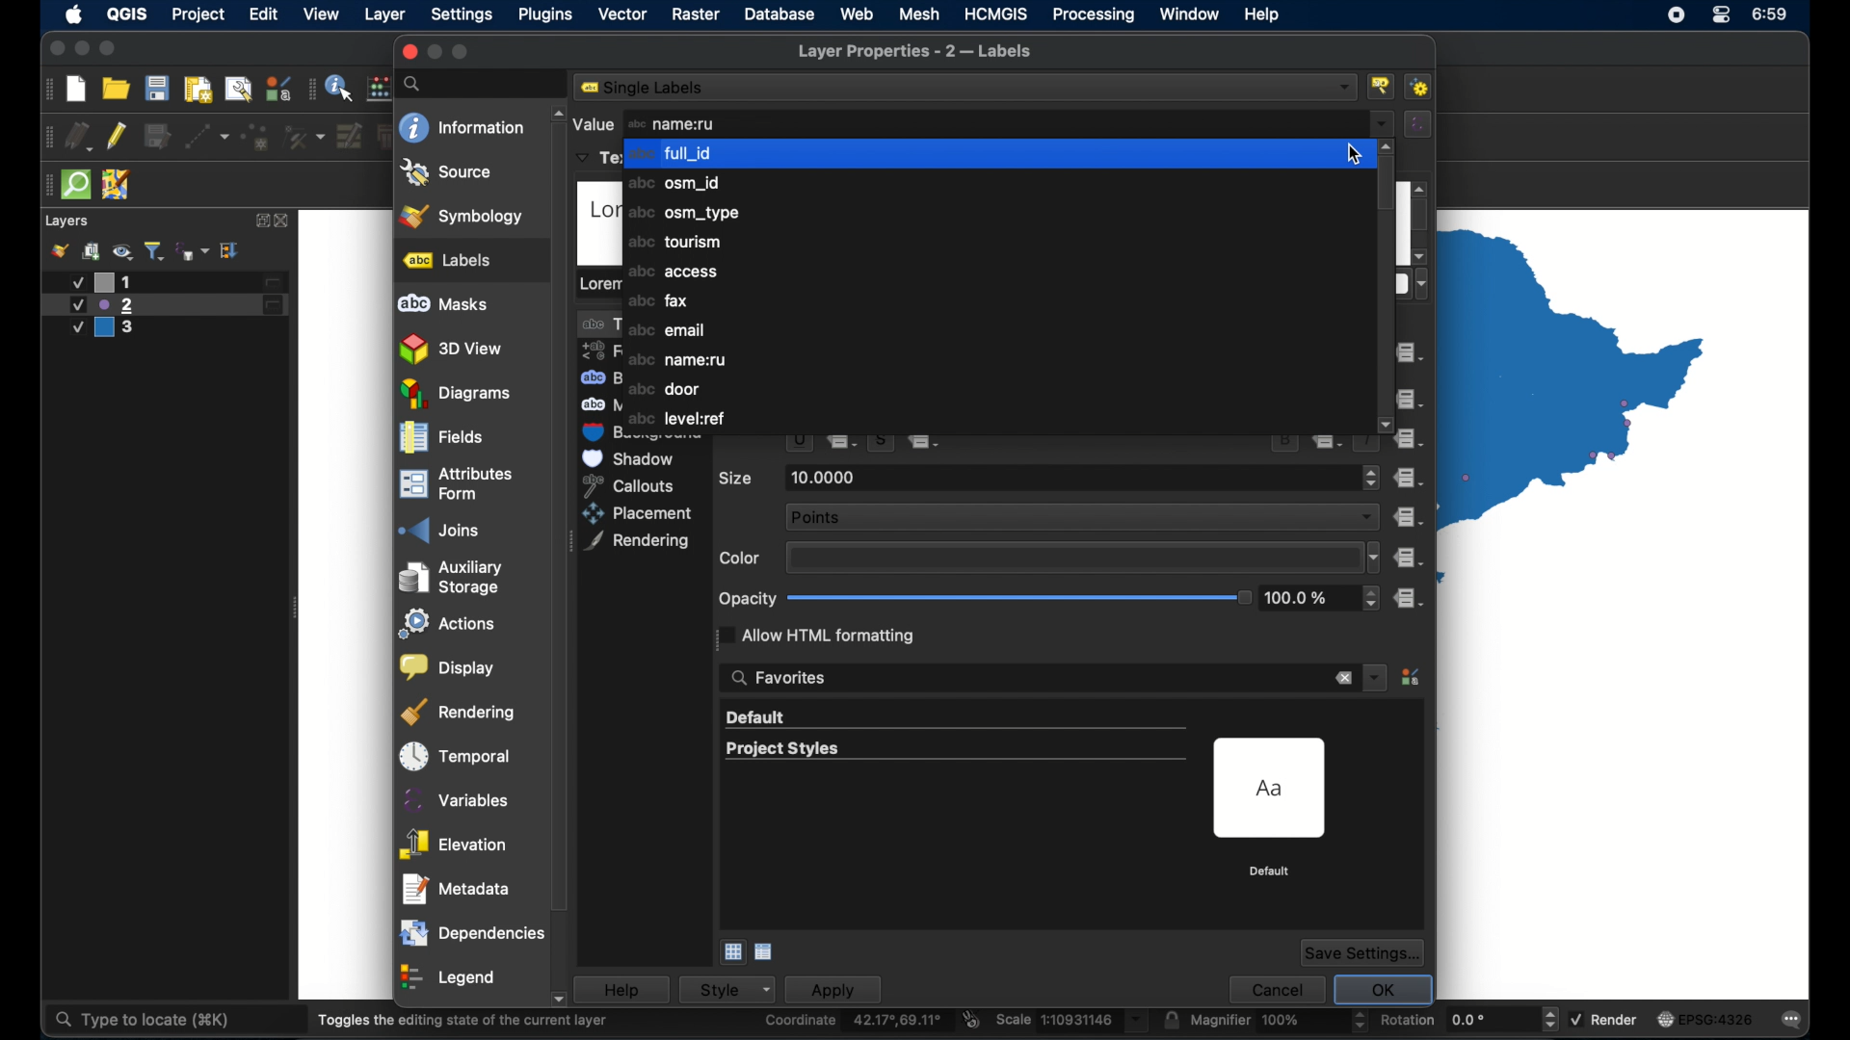  What do you see at coordinates (265, 13) in the screenshot?
I see `edit` at bounding box center [265, 13].